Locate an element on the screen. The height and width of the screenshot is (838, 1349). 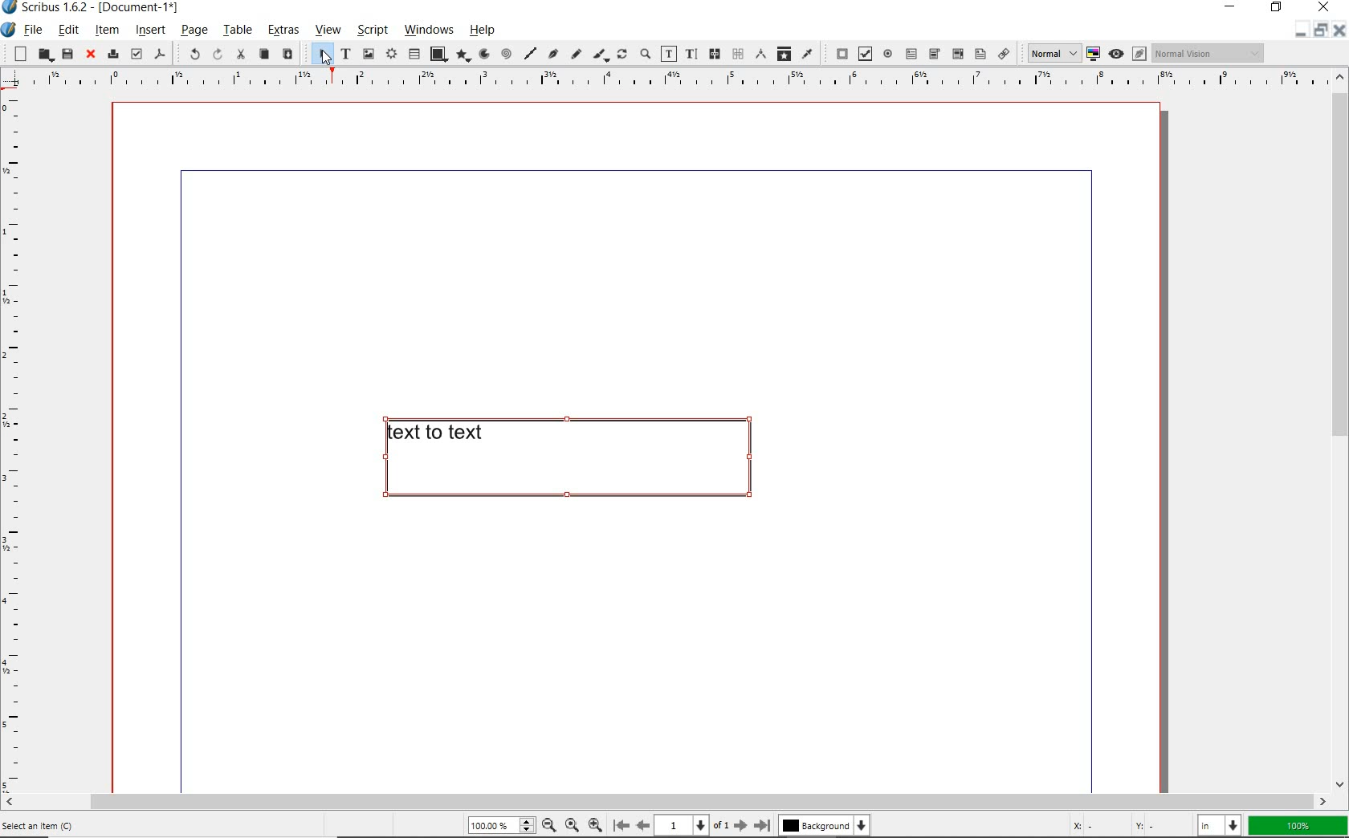
Zoom in is located at coordinates (595, 824).